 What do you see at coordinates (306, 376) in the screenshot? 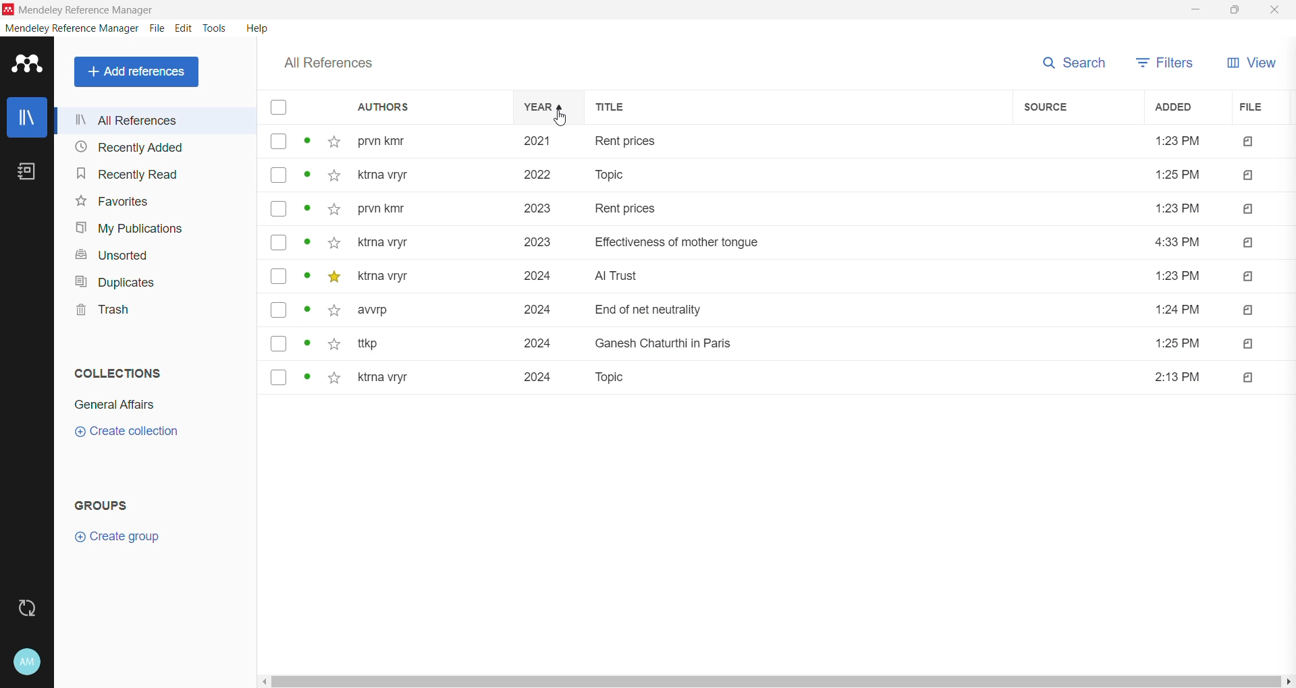
I see `unread` at bounding box center [306, 376].